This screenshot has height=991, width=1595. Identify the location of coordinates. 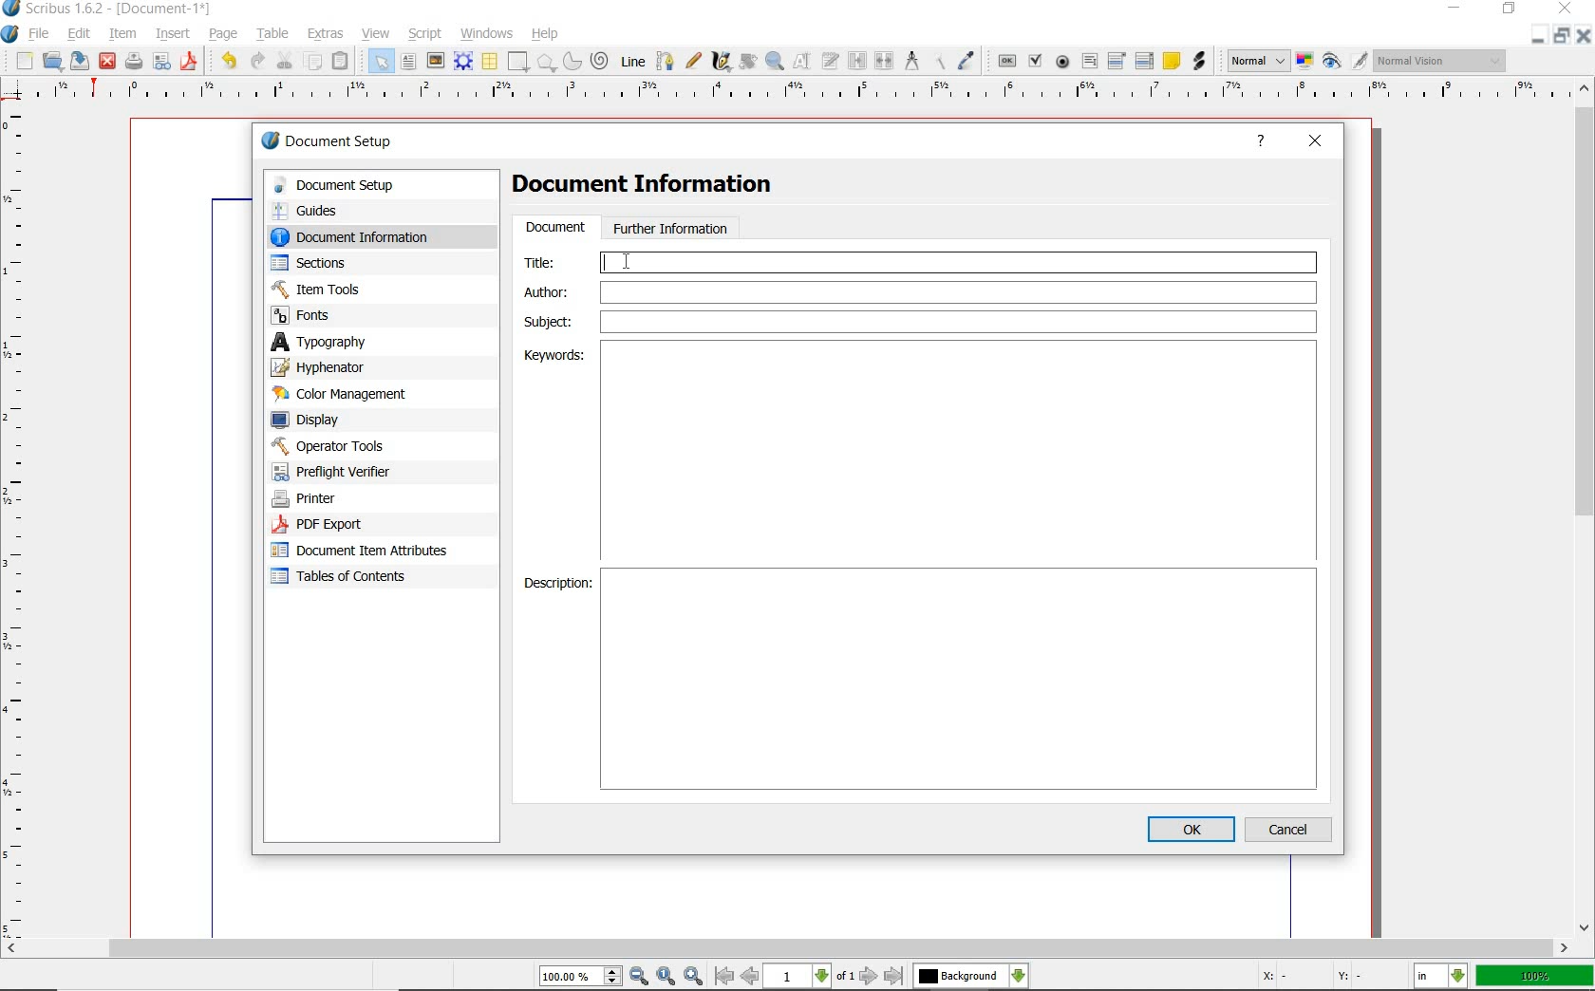
(1309, 978).